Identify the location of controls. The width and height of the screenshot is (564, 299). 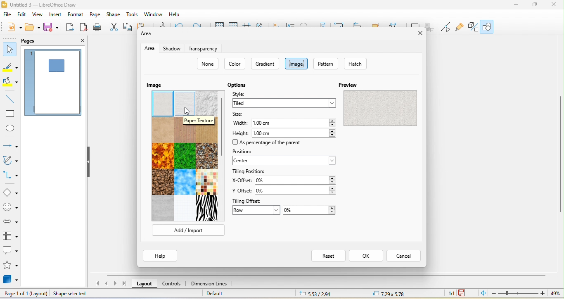
(174, 285).